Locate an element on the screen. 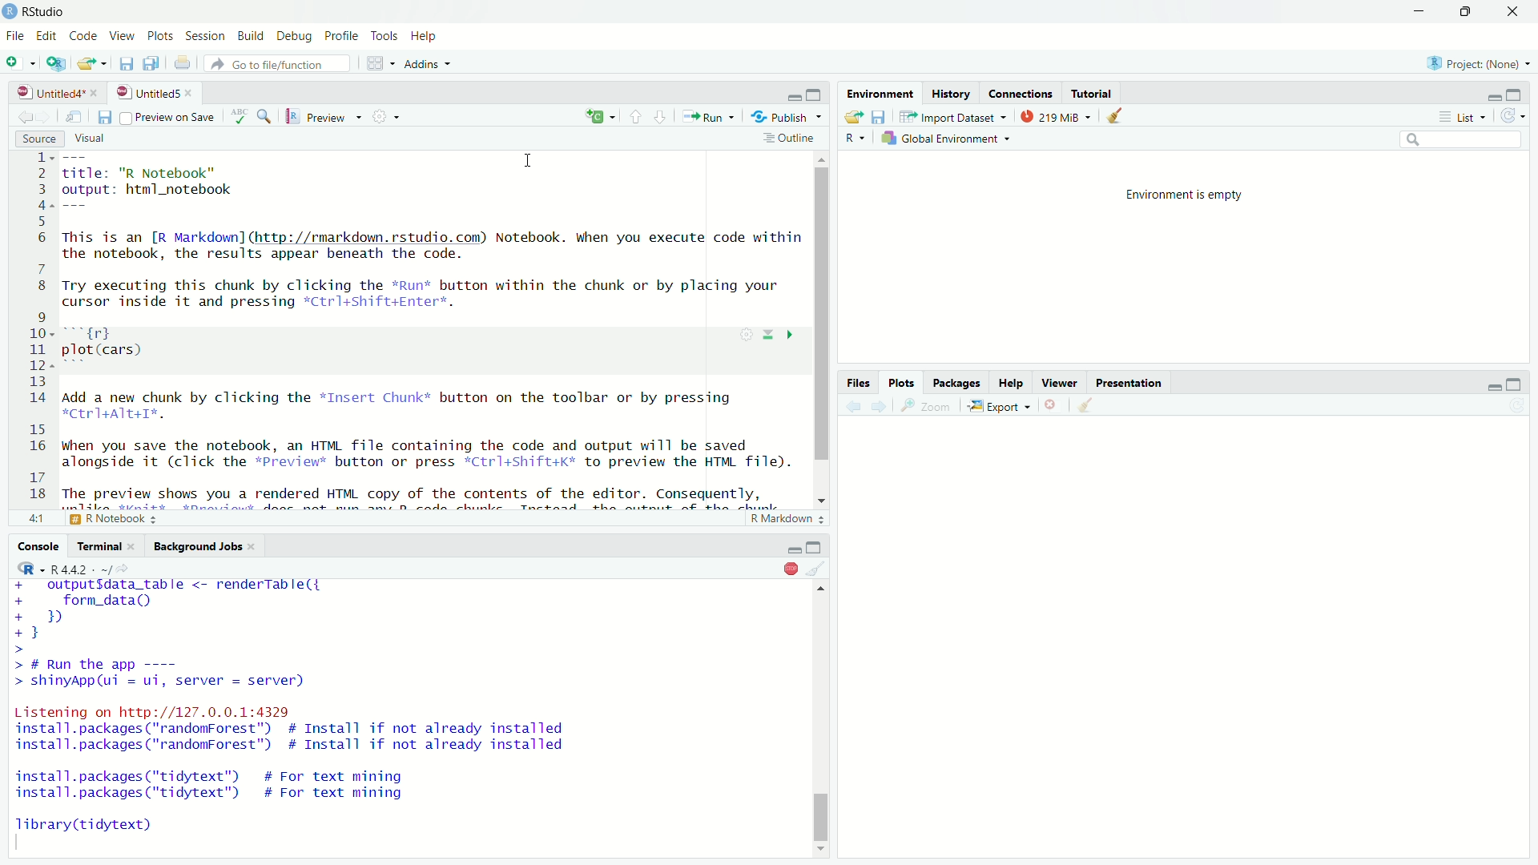 The height and width of the screenshot is (865, 1538). Code is located at coordinates (83, 36).